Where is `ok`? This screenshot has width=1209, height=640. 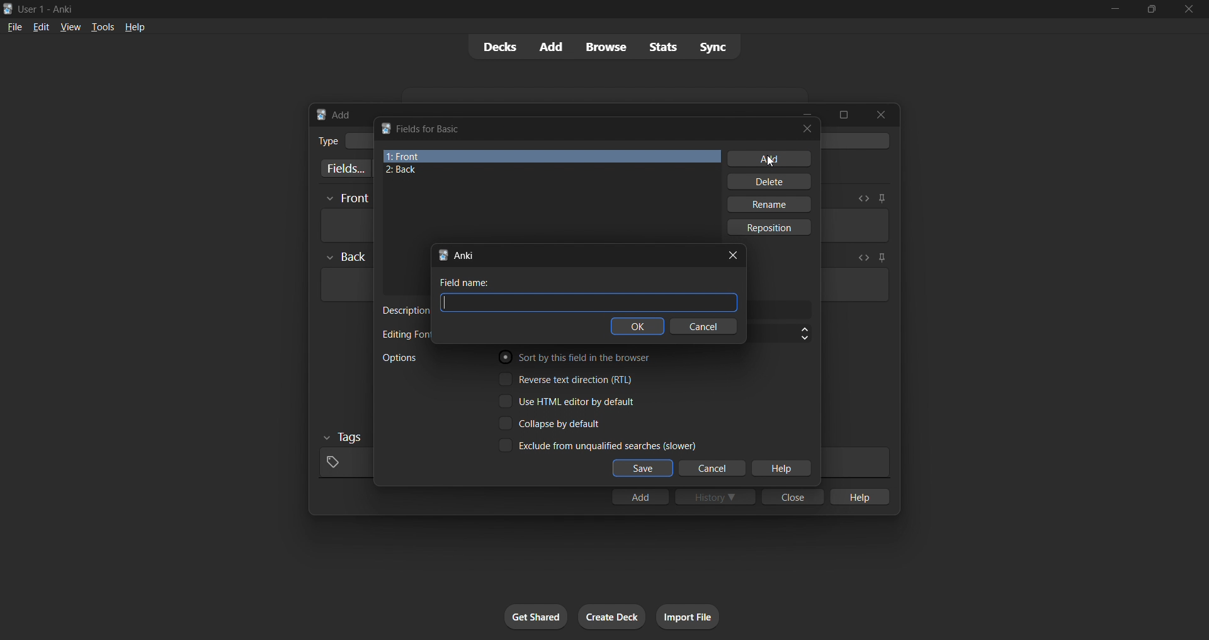 ok is located at coordinates (637, 326).